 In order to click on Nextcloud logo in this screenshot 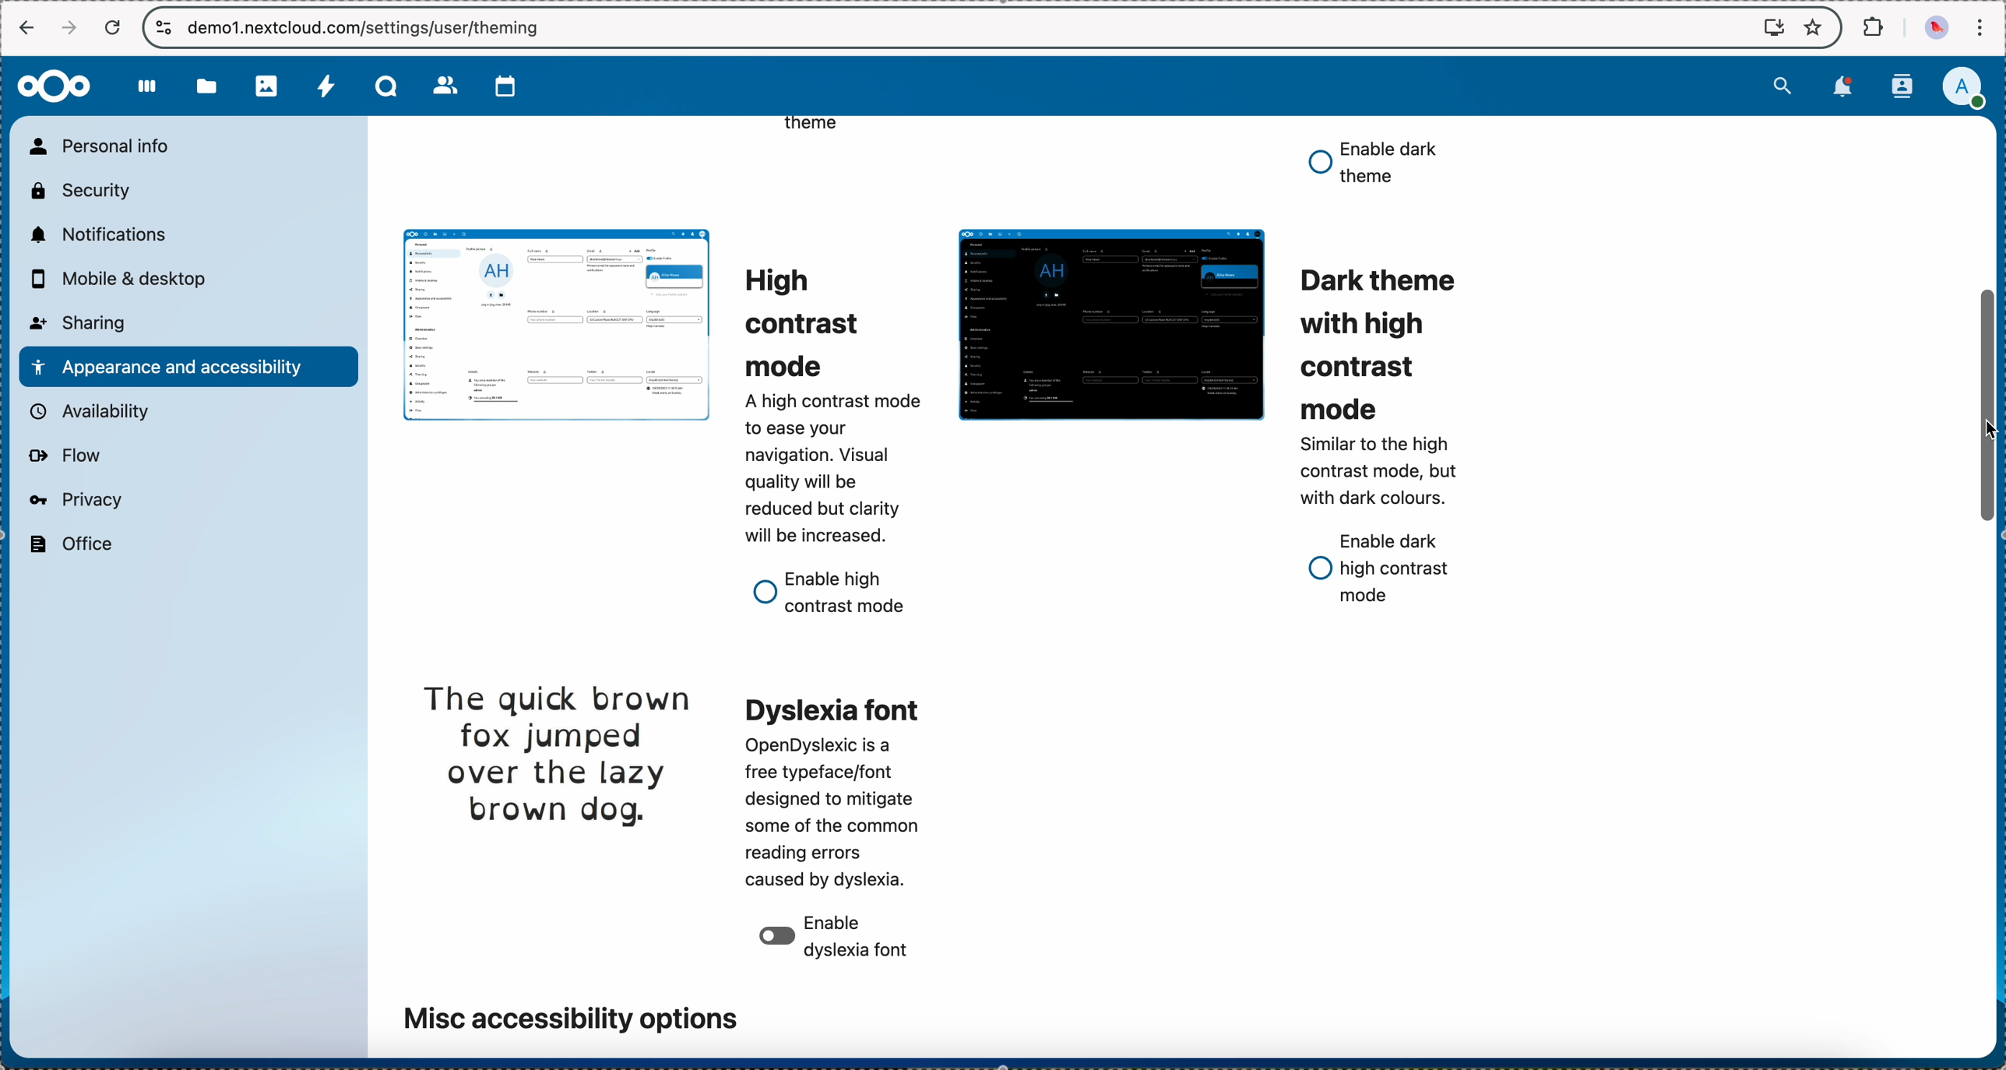, I will do `click(55, 85)`.